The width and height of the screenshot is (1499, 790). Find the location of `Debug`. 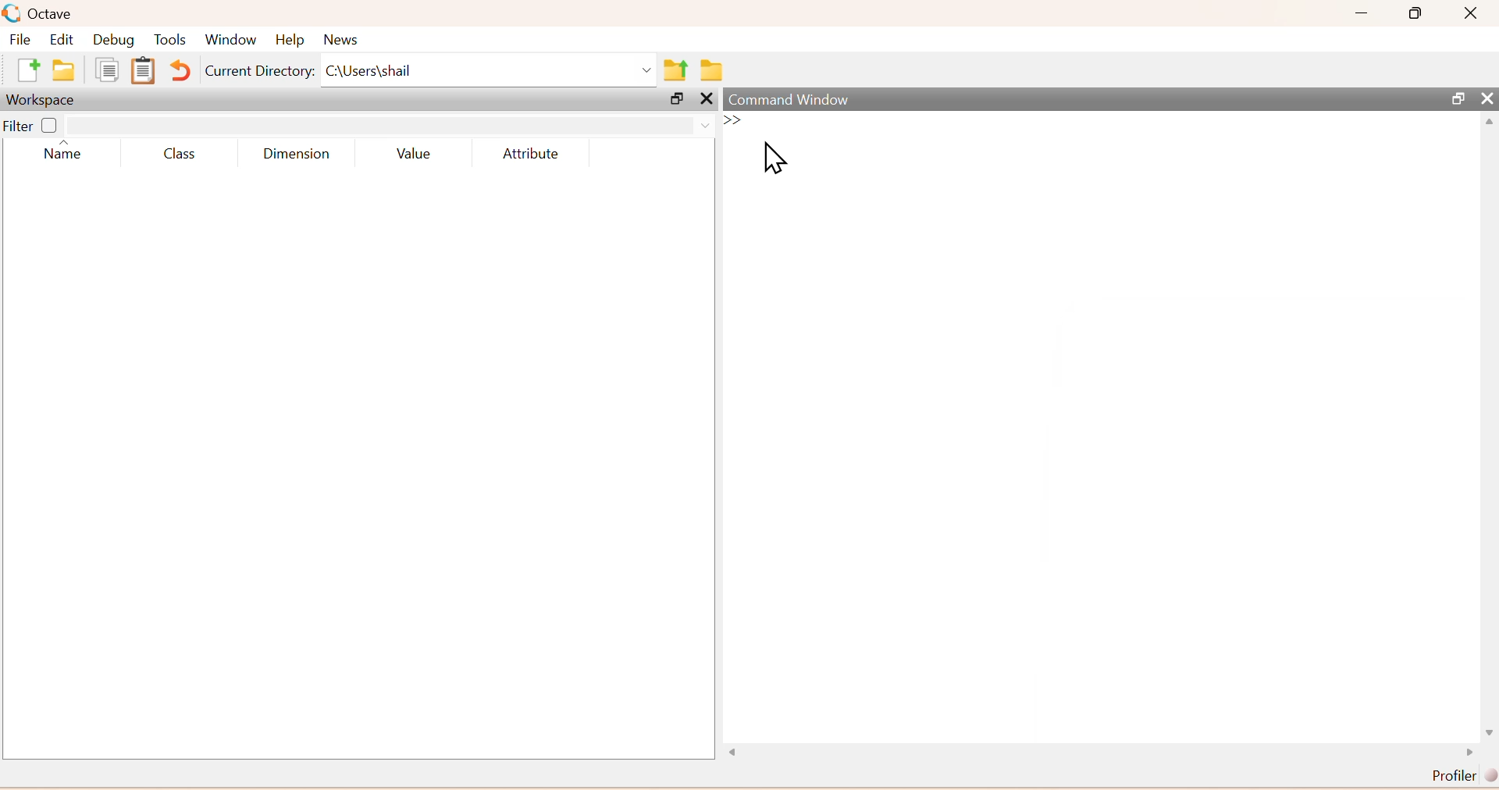

Debug is located at coordinates (112, 41).